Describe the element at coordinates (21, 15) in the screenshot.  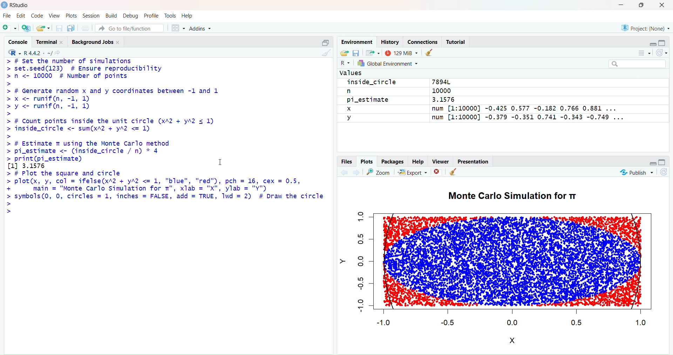
I see `Edit` at that location.